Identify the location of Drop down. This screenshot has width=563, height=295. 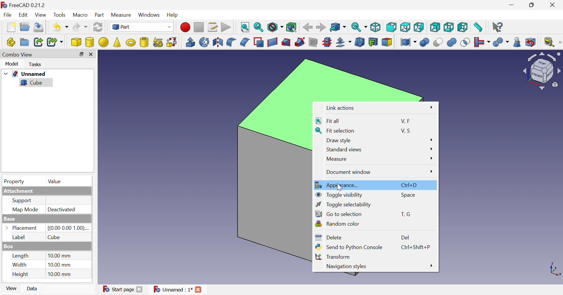
(6, 73).